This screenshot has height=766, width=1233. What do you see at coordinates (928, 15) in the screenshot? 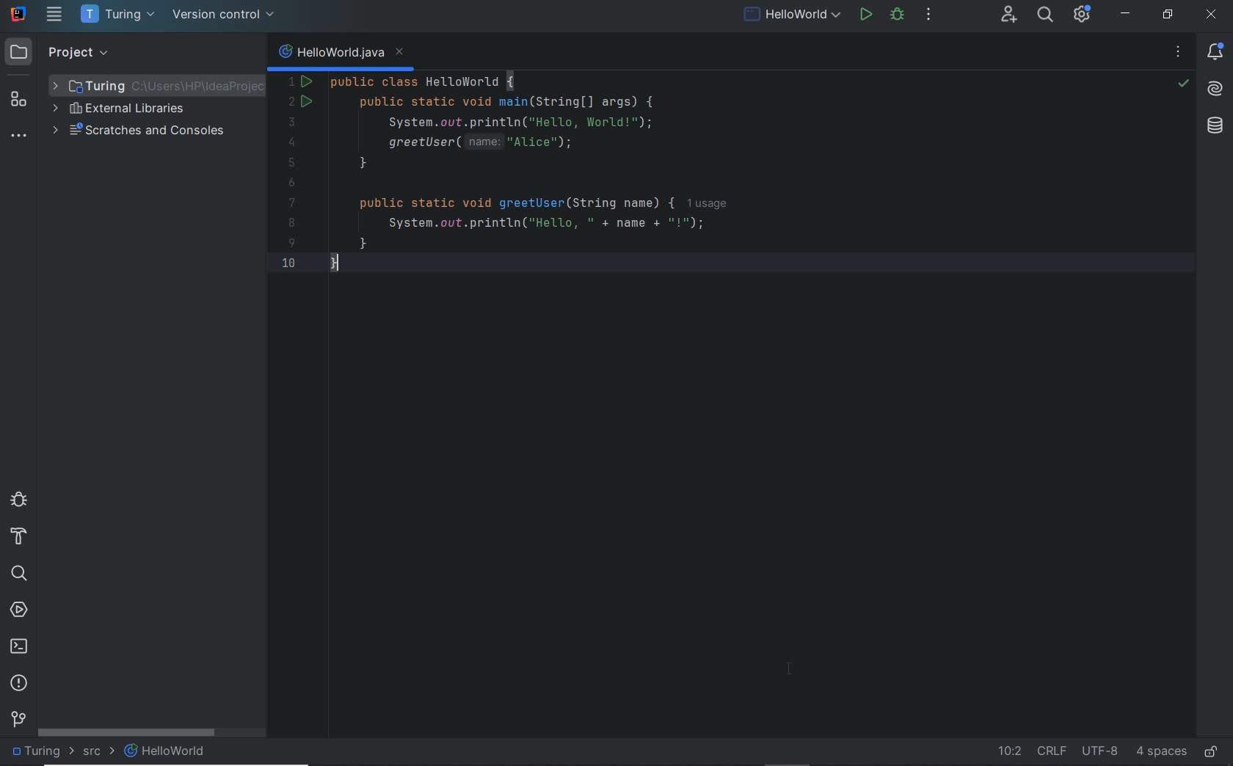
I see `more actions` at bounding box center [928, 15].